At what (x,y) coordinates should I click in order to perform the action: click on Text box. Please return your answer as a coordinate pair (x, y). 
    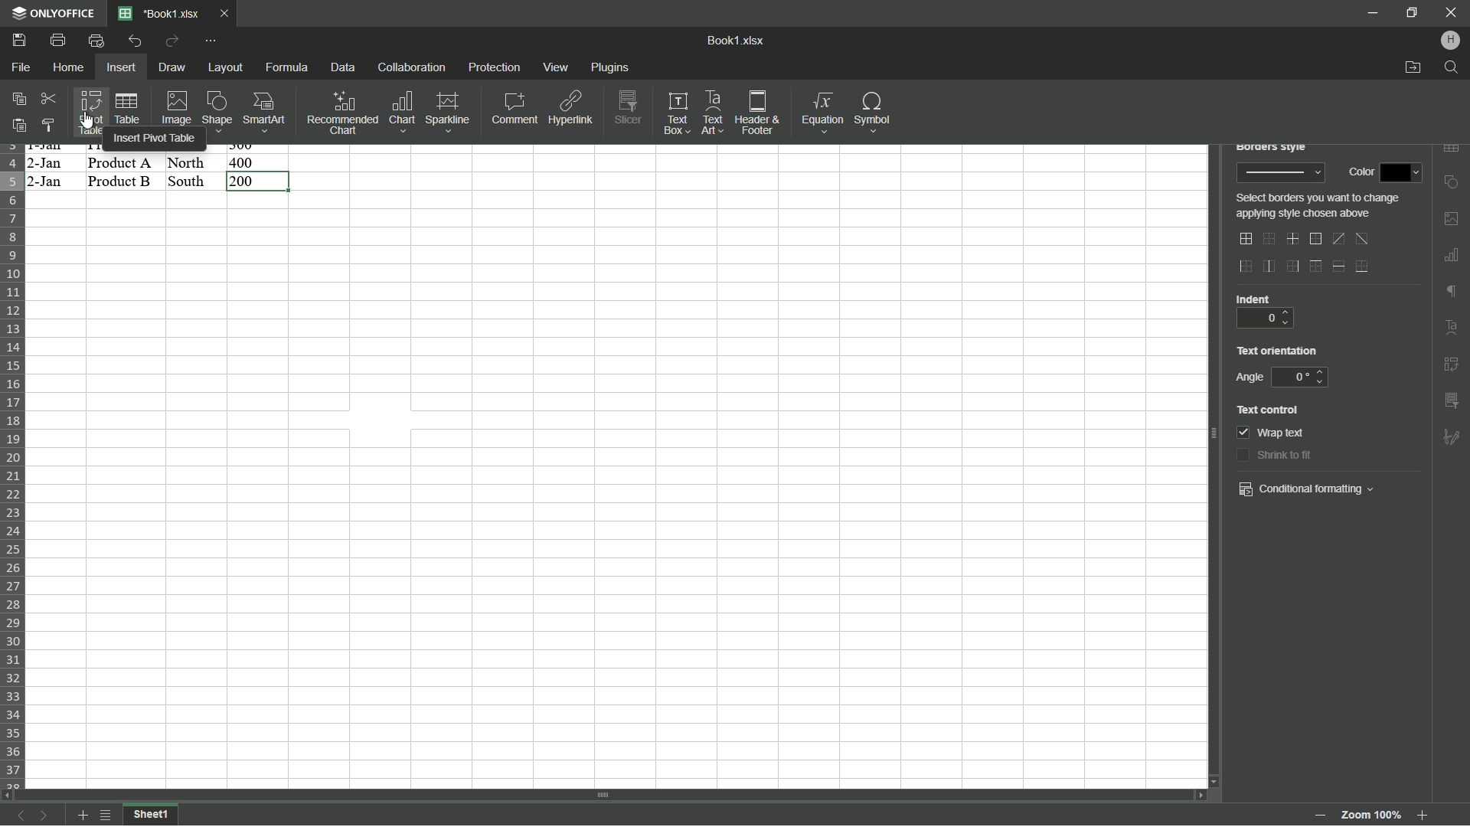
    Looking at the image, I should click on (677, 113).